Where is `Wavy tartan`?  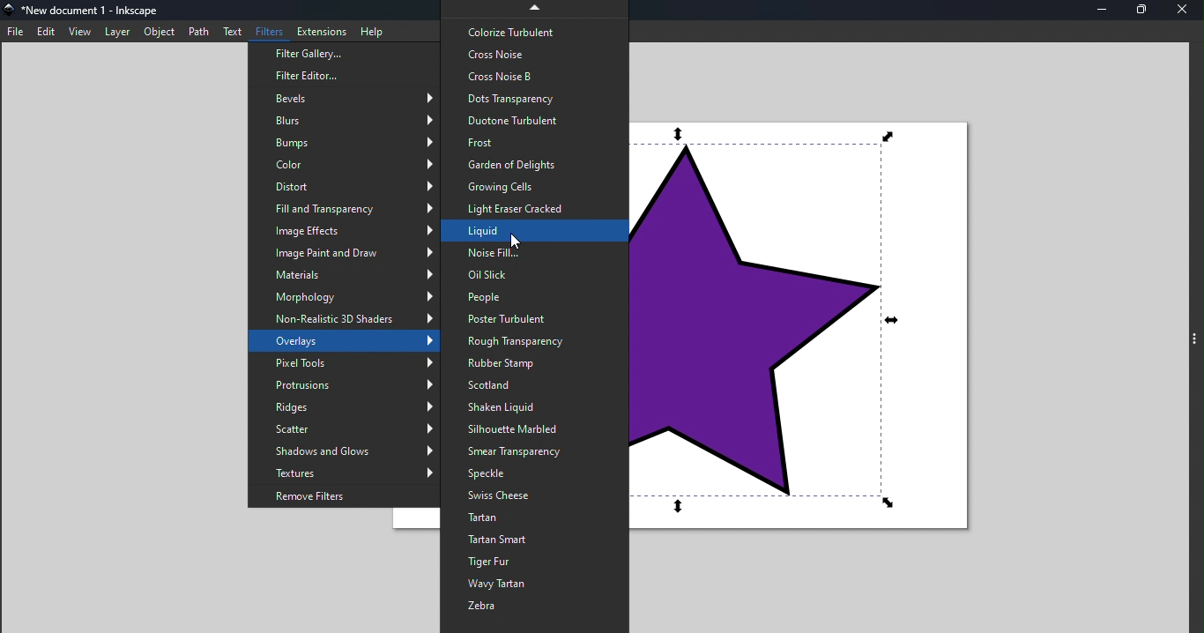
Wavy tartan is located at coordinates (535, 585).